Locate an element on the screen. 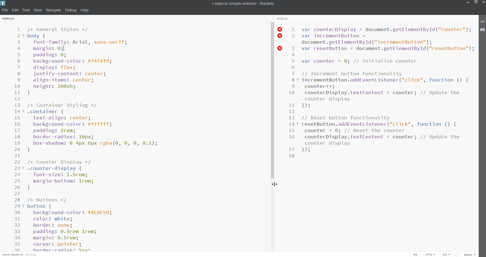 The image size is (486, 257). encoding is located at coordinates (429, 254).